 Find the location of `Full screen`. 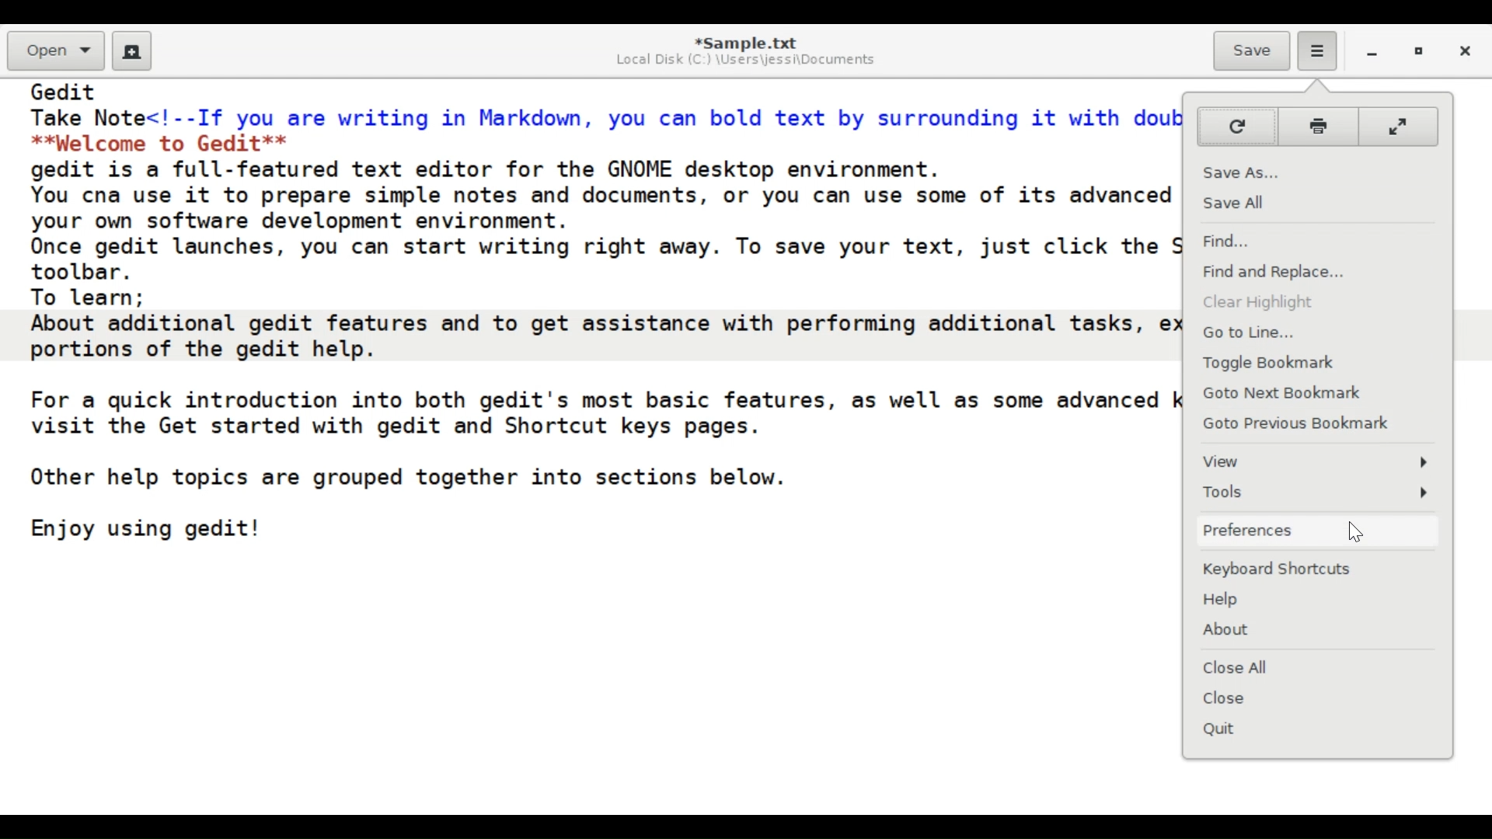

Full screen is located at coordinates (1400, 127).